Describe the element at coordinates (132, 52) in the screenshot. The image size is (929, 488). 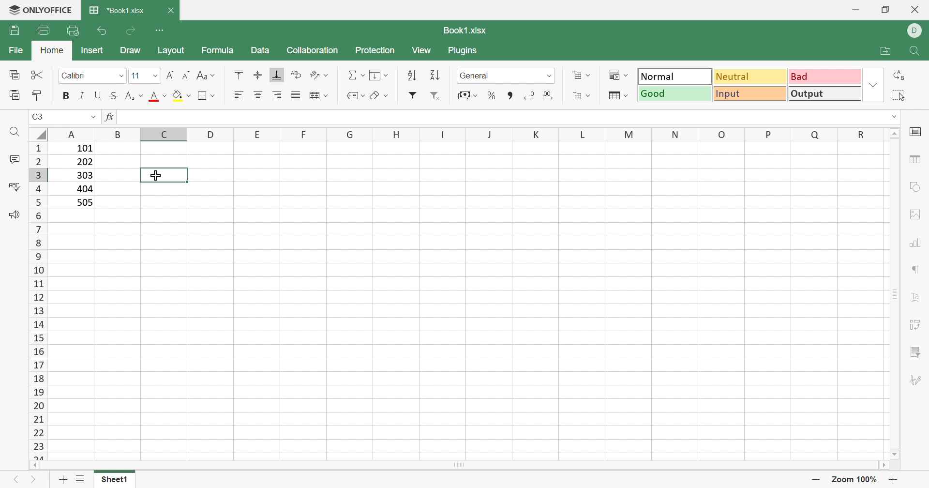
I see `Draw` at that location.